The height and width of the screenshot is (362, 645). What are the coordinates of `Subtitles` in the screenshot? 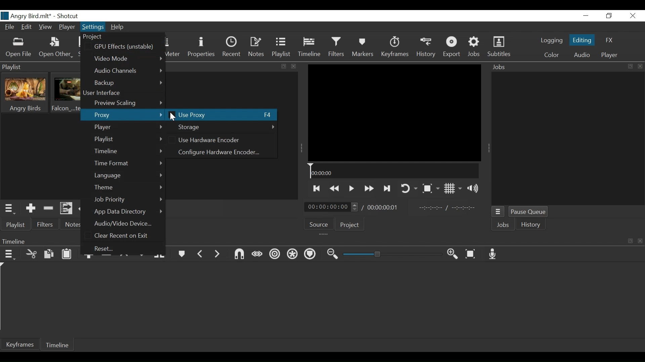 It's located at (499, 47).